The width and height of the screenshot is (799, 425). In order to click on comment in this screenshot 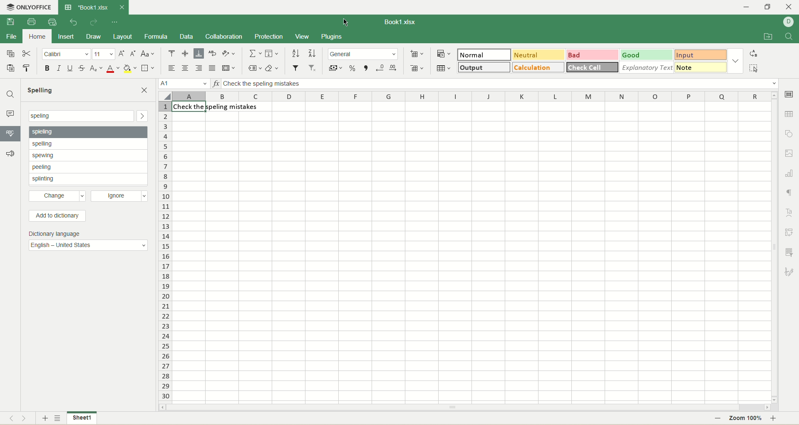, I will do `click(10, 114)`.